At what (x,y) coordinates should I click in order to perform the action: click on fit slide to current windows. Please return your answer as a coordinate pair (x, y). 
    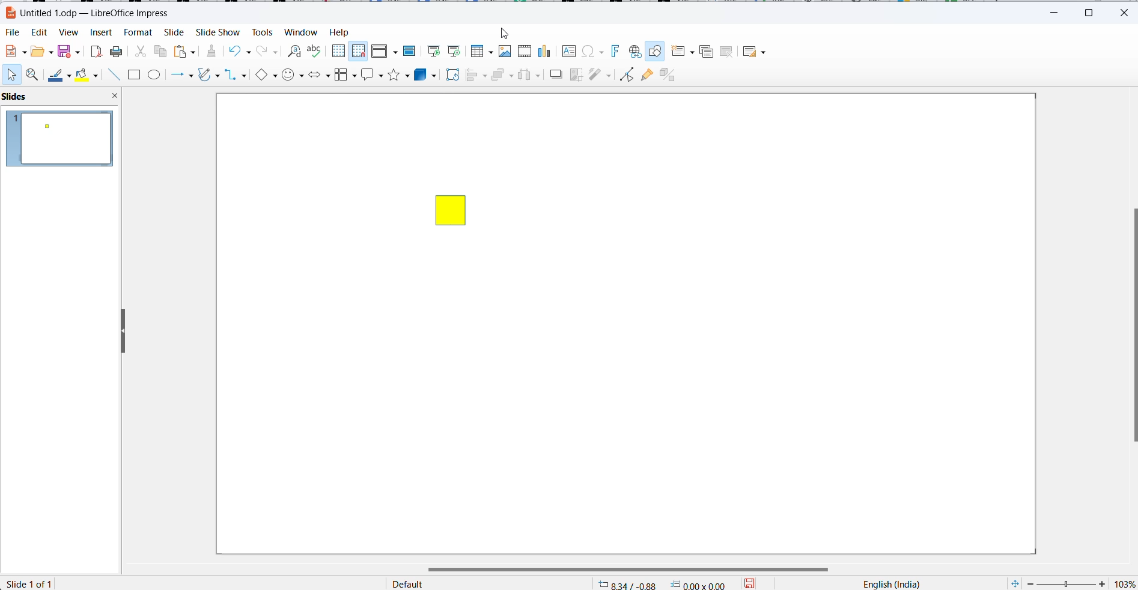
    Looking at the image, I should click on (1013, 583).